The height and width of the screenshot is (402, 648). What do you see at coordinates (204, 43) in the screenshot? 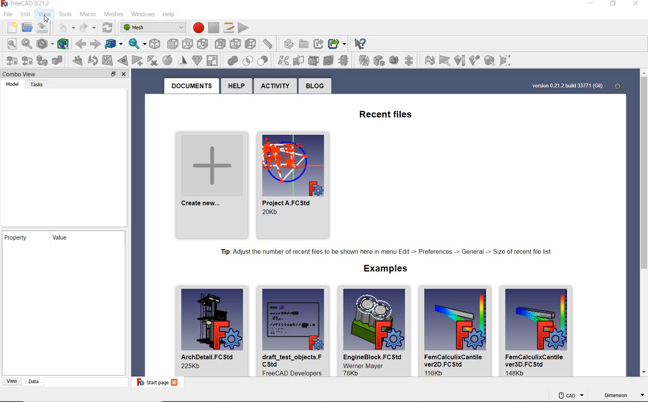
I see `rear` at bounding box center [204, 43].